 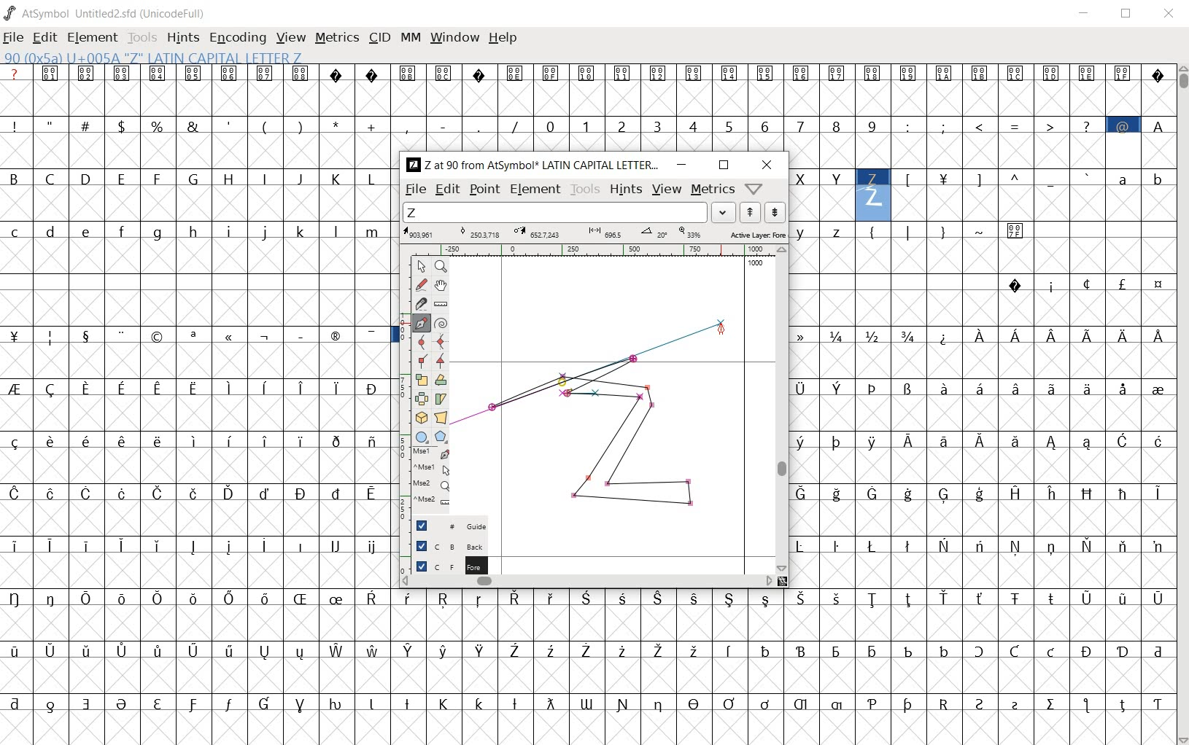 I want to click on restore down, so click(x=724, y=165).